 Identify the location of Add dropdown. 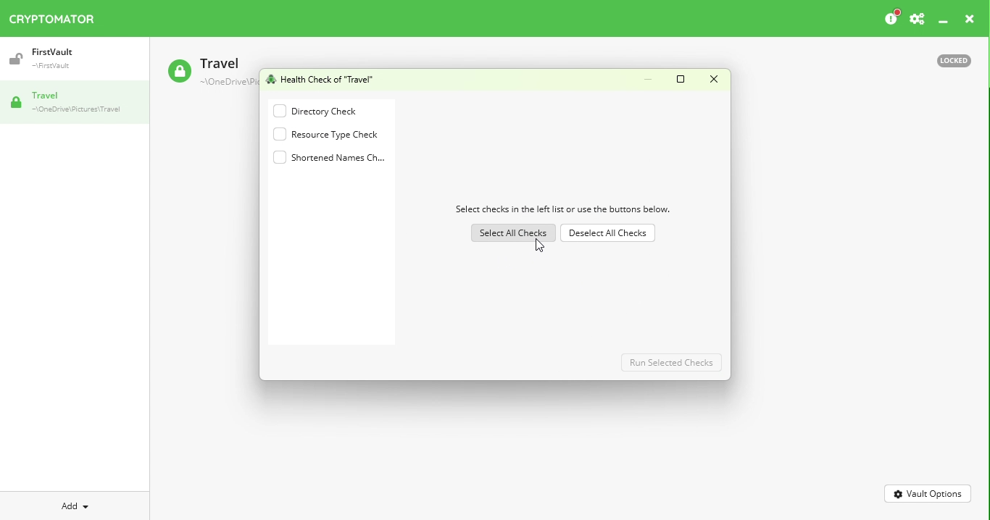
(78, 505).